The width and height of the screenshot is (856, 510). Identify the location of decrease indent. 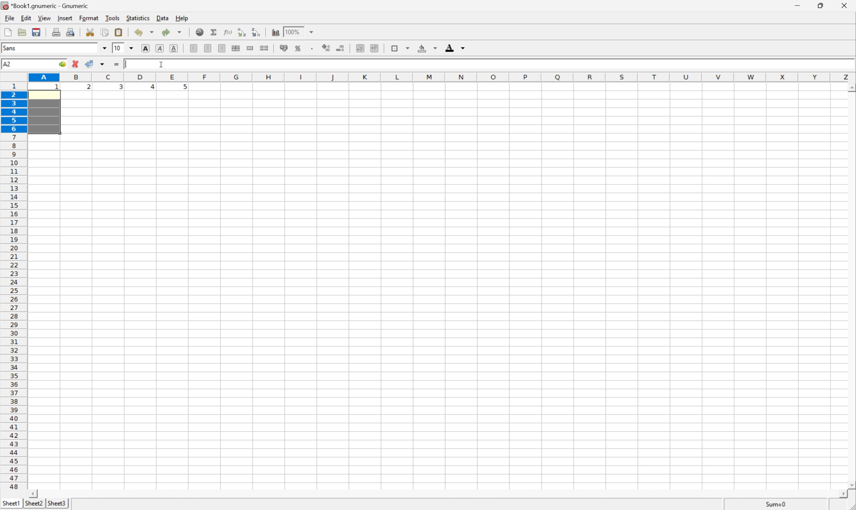
(360, 49).